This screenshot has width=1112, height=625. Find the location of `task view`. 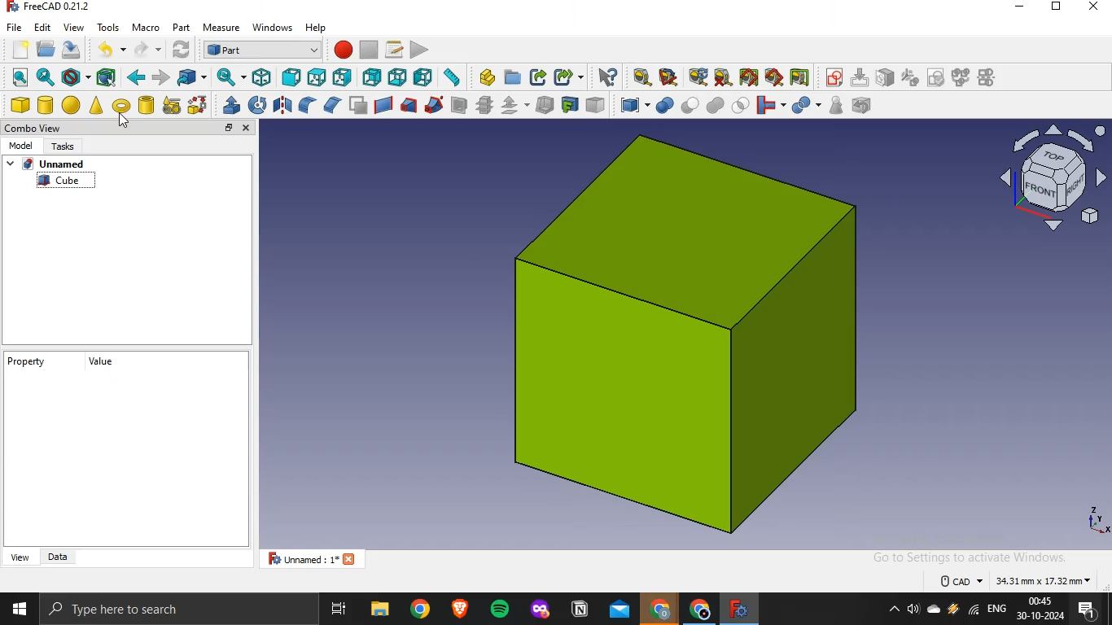

task view is located at coordinates (342, 610).